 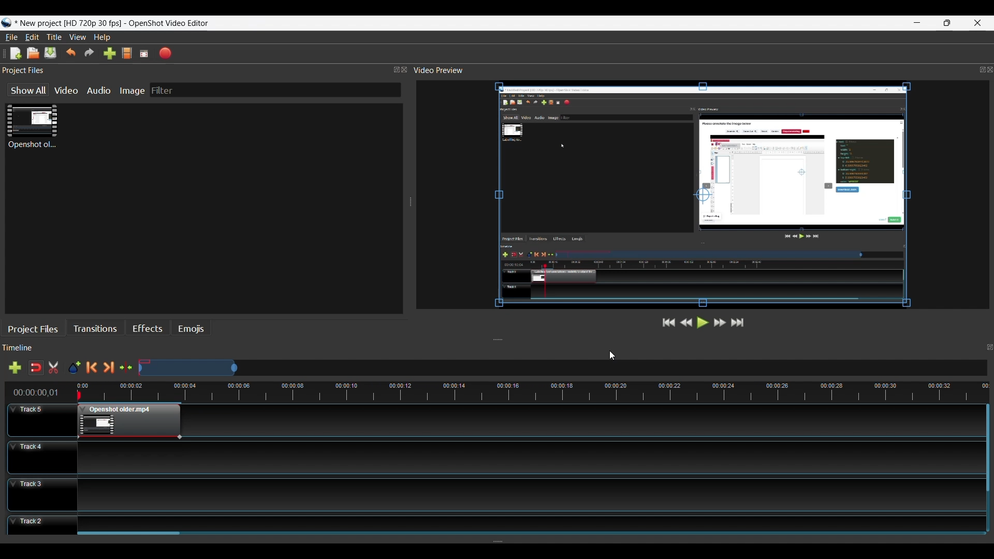 What do you see at coordinates (94, 329) in the screenshot?
I see `Transitions` at bounding box center [94, 329].